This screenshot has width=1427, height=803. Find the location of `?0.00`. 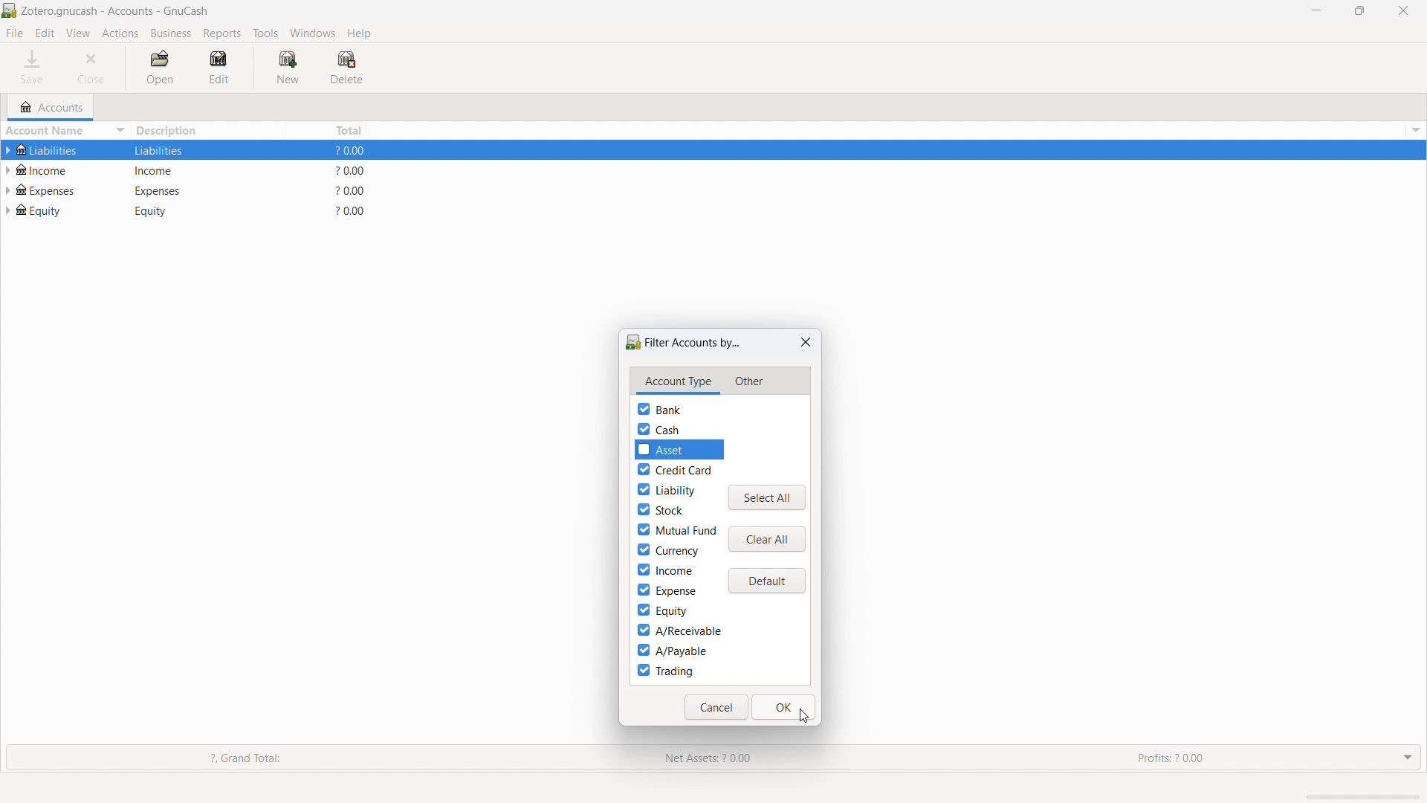

?0.00 is located at coordinates (352, 190).